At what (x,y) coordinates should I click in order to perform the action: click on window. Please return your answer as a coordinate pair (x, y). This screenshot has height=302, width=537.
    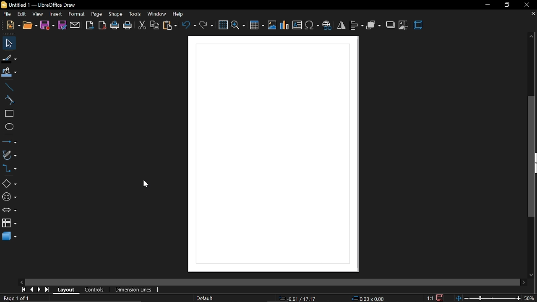
    Looking at the image, I should click on (156, 15).